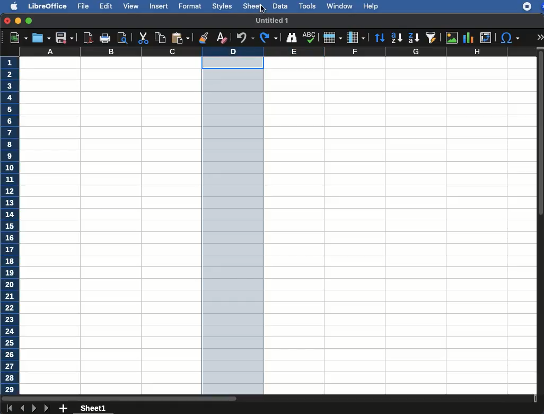 This screenshot has height=414, width=544. What do you see at coordinates (9, 409) in the screenshot?
I see `first sheet` at bounding box center [9, 409].